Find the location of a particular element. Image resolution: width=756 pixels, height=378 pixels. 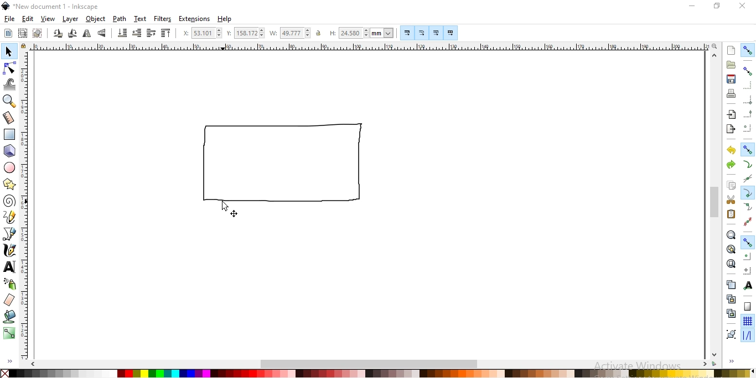

draw bezier curves and straight lines is located at coordinates (10, 234).